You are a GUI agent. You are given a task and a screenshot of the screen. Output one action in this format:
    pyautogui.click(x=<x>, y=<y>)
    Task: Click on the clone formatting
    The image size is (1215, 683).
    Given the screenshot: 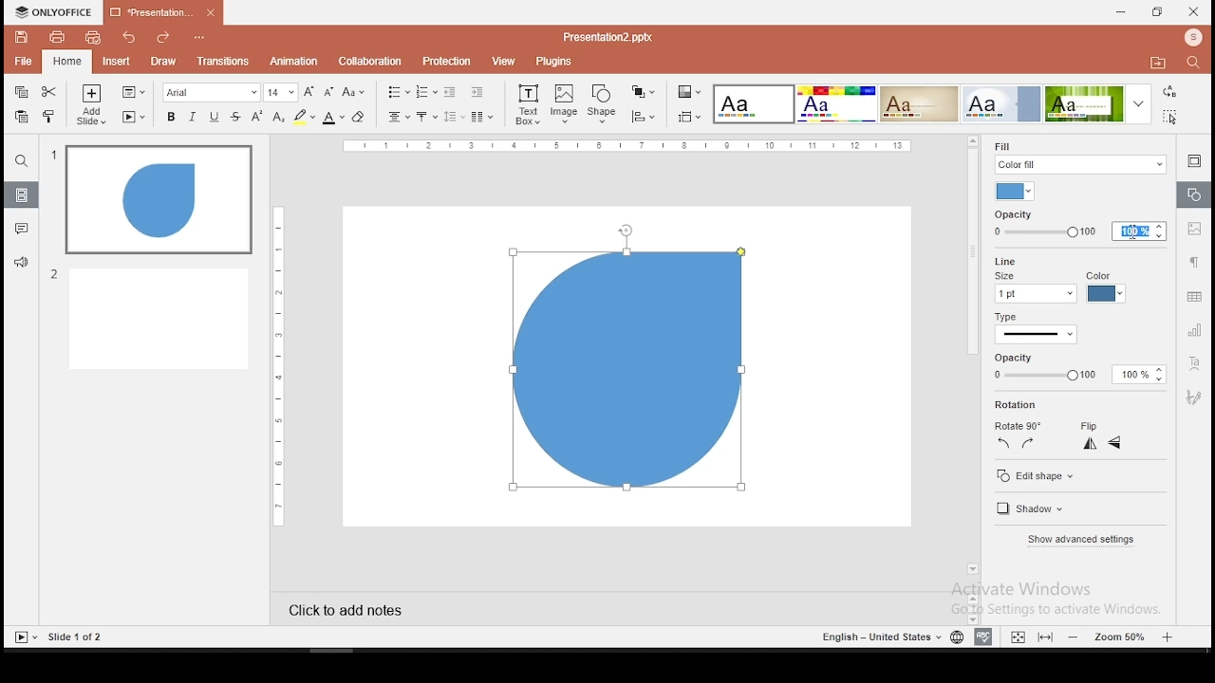 What is the action you would take?
    pyautogui.click(x=49, y=115)
    